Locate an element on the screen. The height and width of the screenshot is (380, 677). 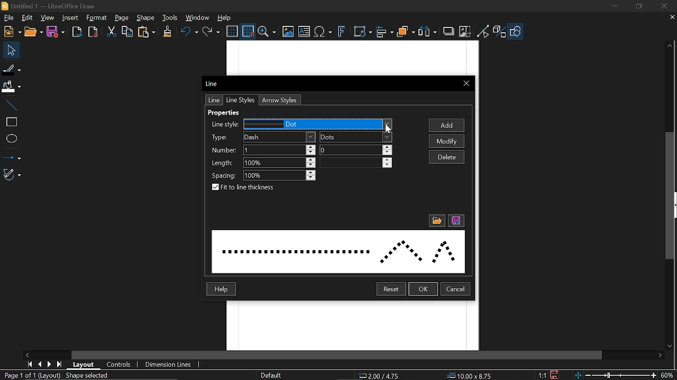
Spacing: is located at coordinates (224, 174).